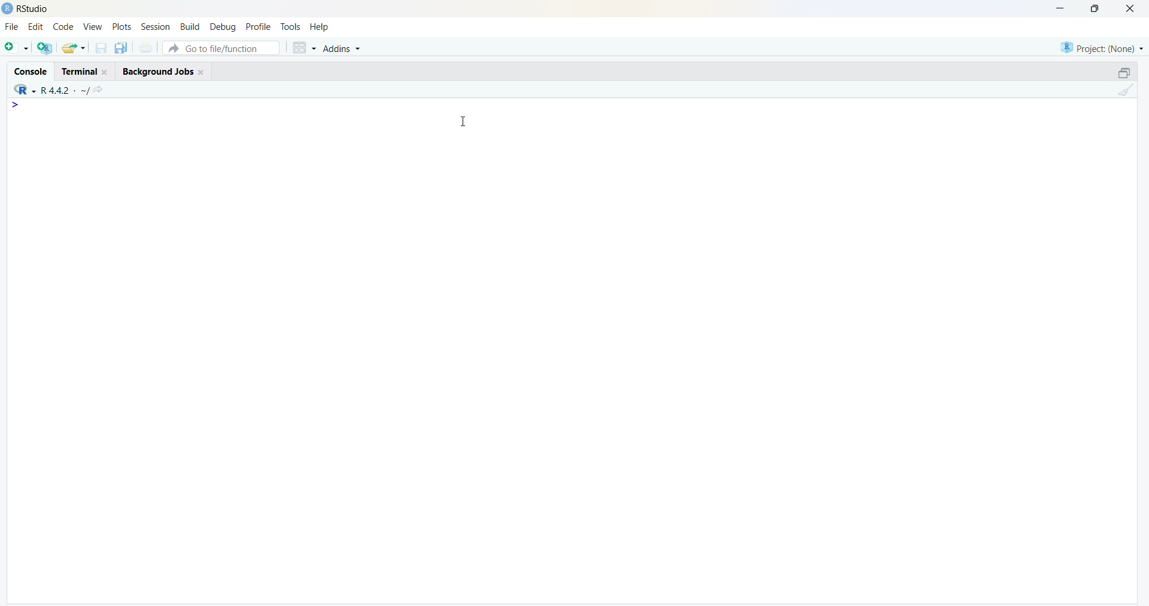 Image resolution: width=1149 pixels, height=606 pixels. I want to click on save, so click(102, 48).